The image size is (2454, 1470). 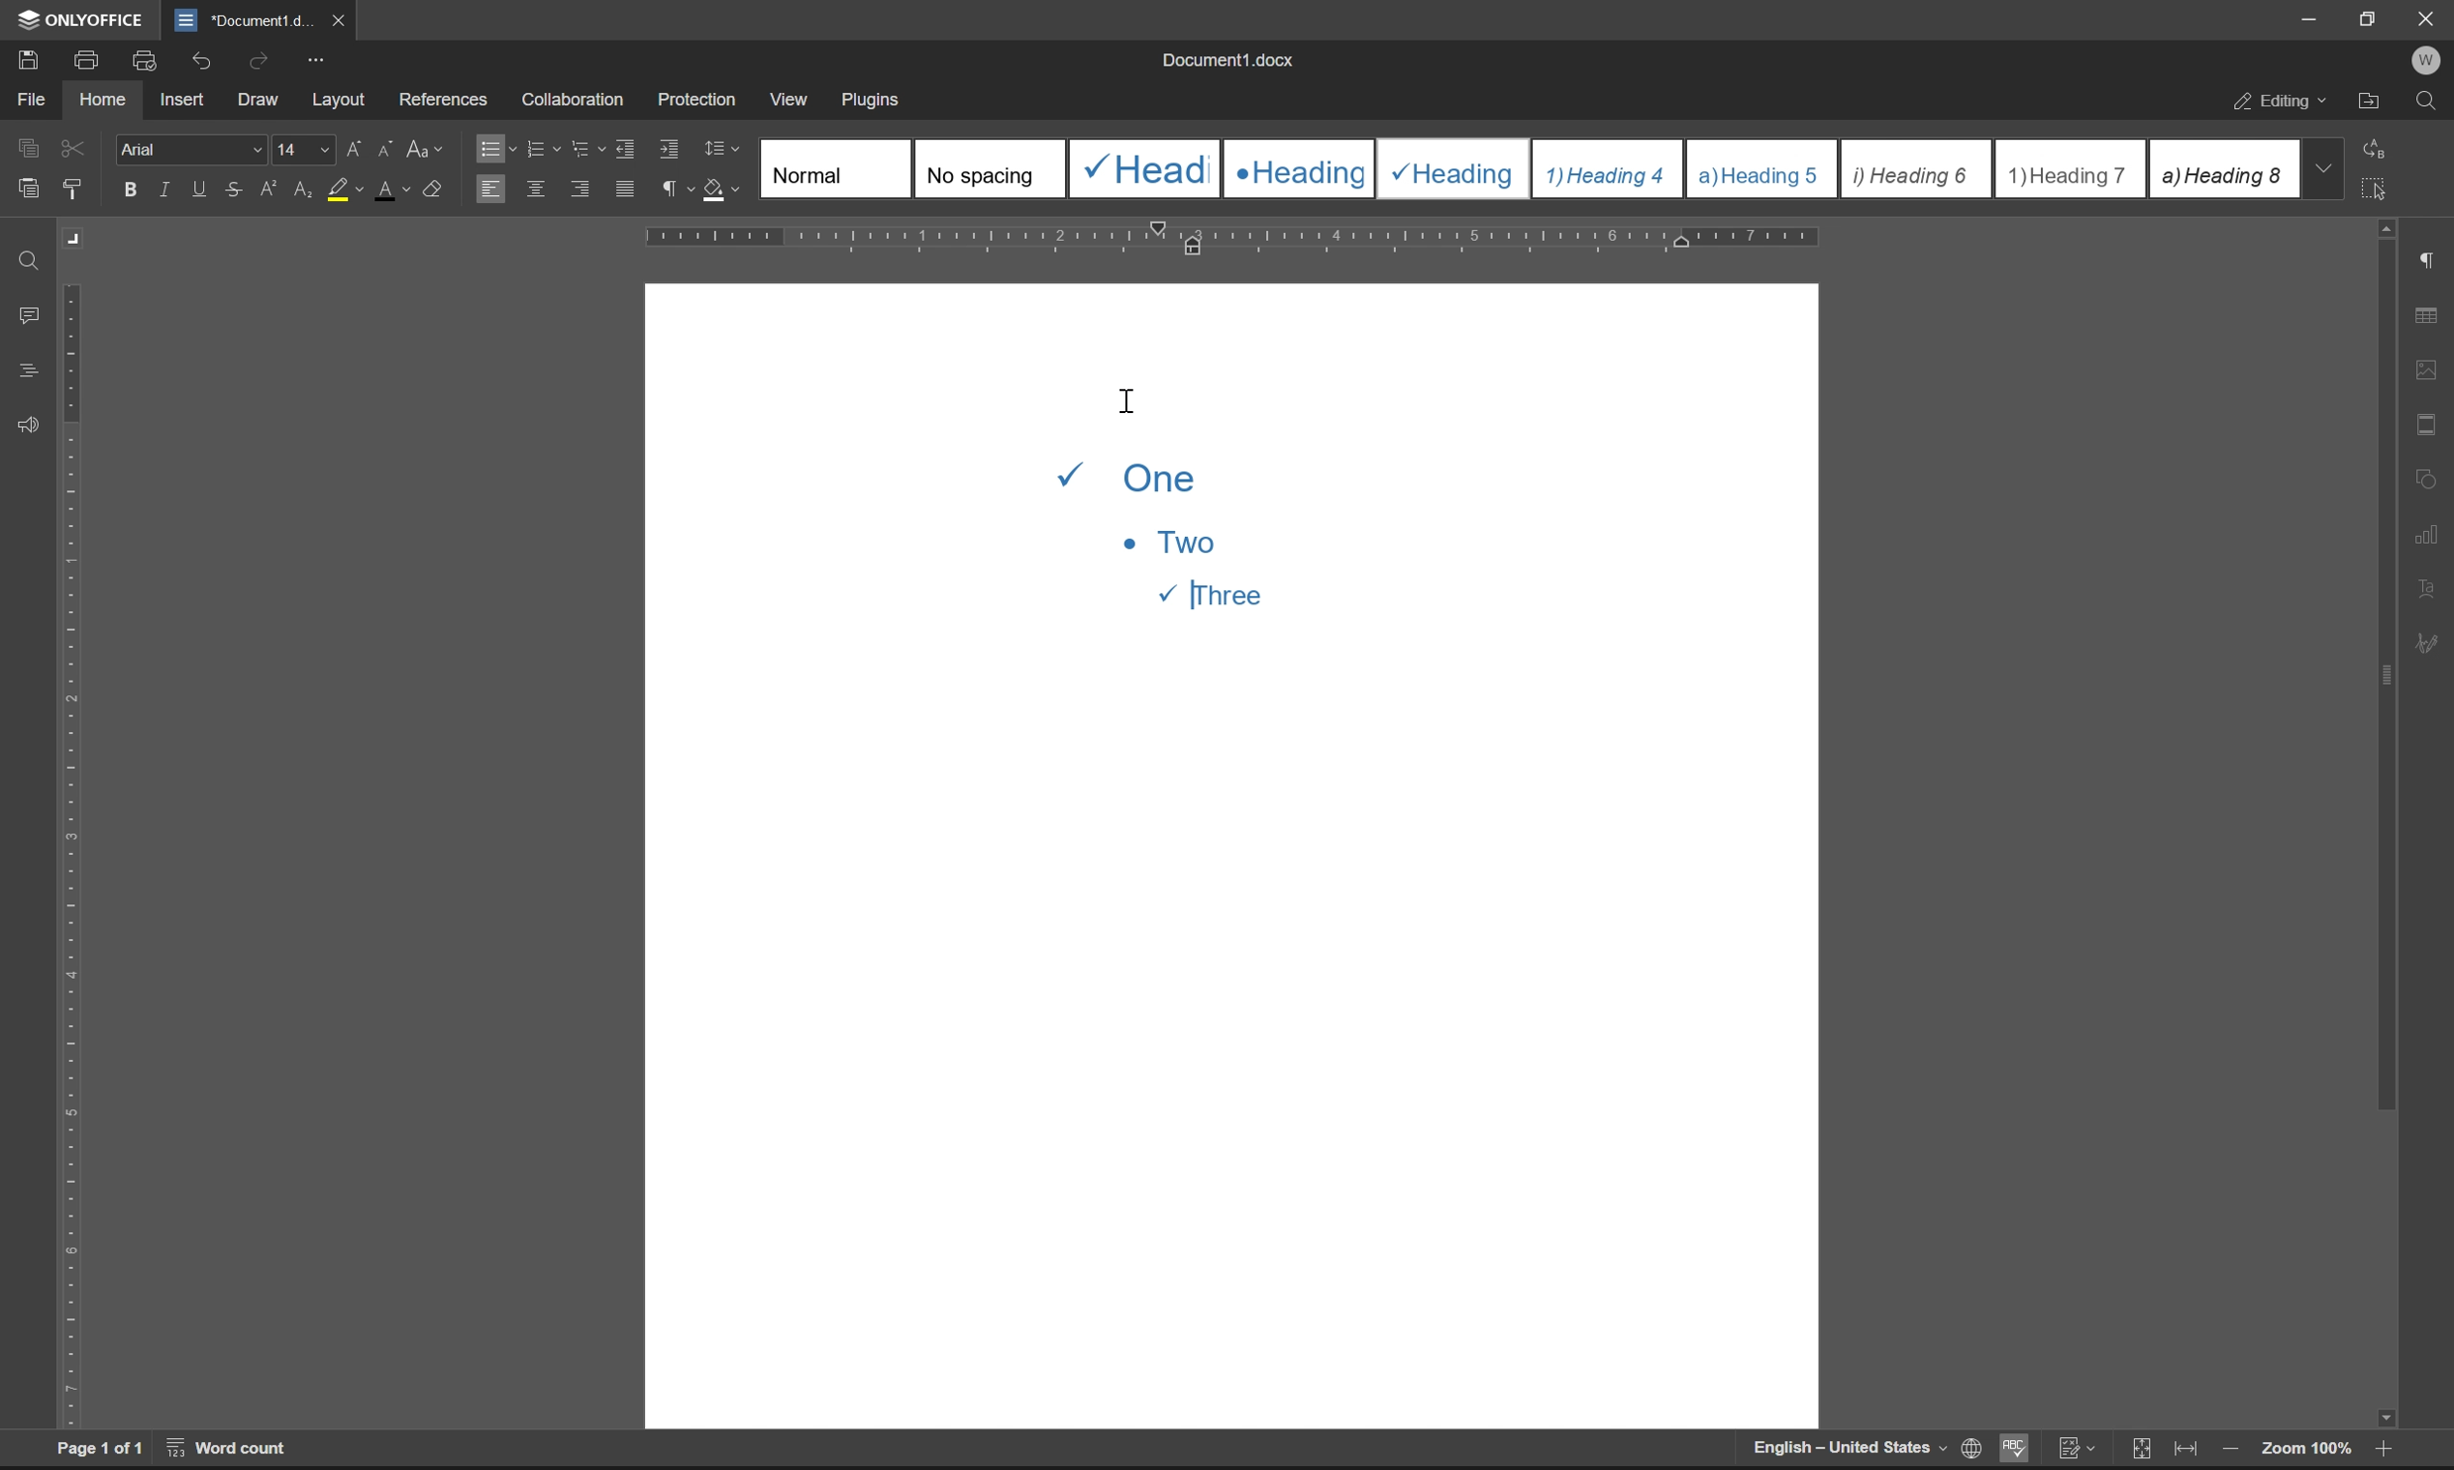 What do you see at coordinates (92, 57) in the screenshot?
I see `print` at bounding box center [92, 57].